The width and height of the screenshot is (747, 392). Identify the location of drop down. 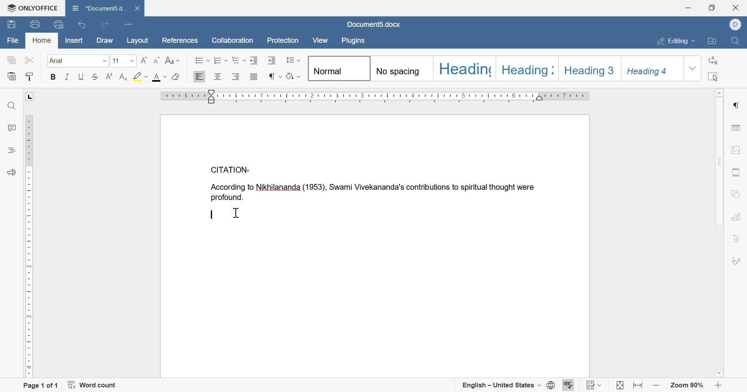
(695, 68).